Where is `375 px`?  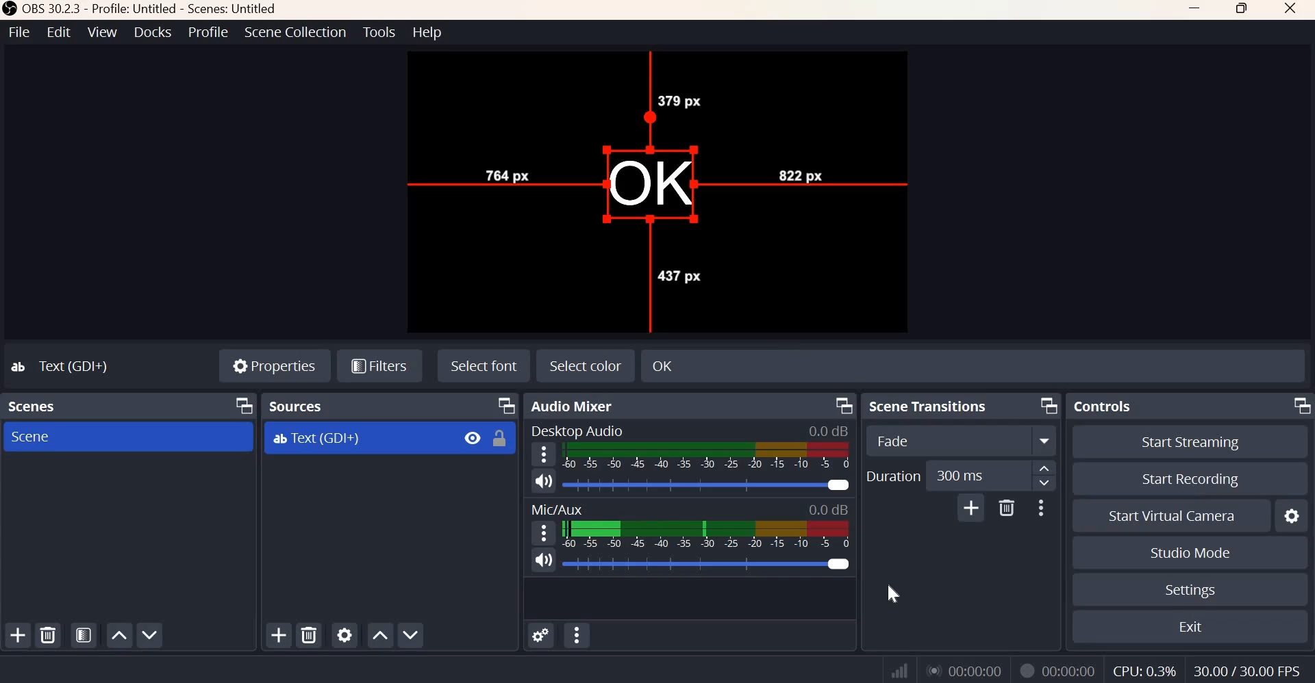
375 px is located at coordinates (679, 101).